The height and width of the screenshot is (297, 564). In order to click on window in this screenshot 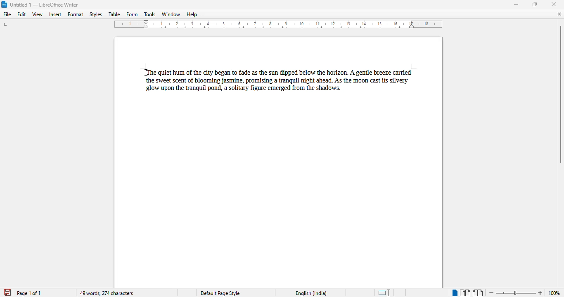, I will do `click(171, 14)`.